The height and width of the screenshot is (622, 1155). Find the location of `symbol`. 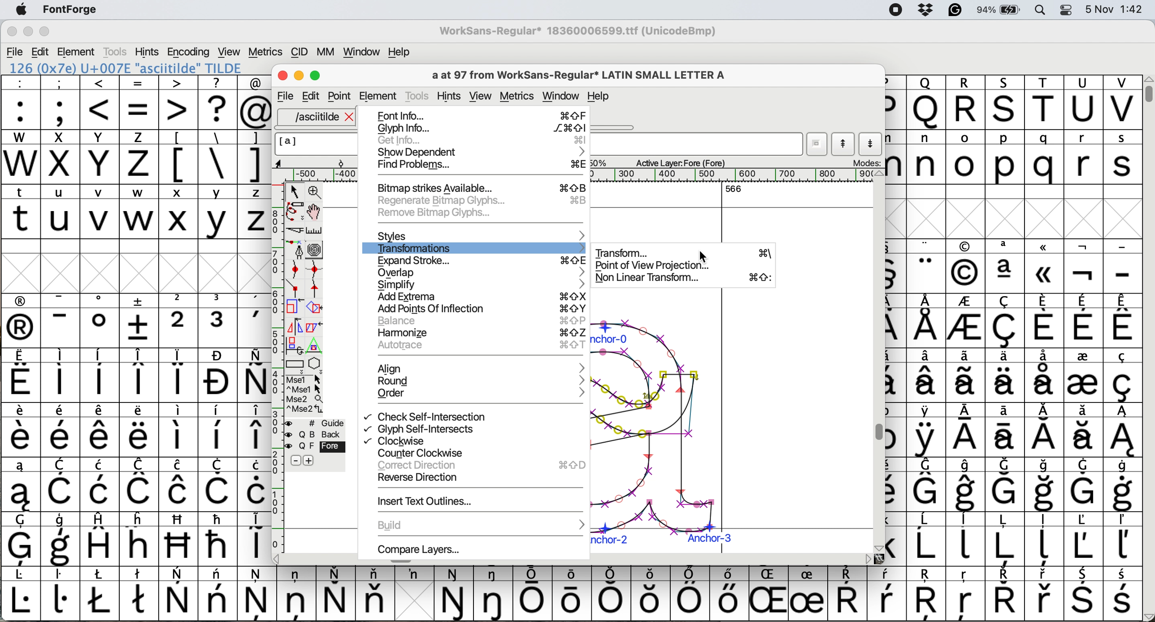

symbol is located at coordinates (1007, 321).